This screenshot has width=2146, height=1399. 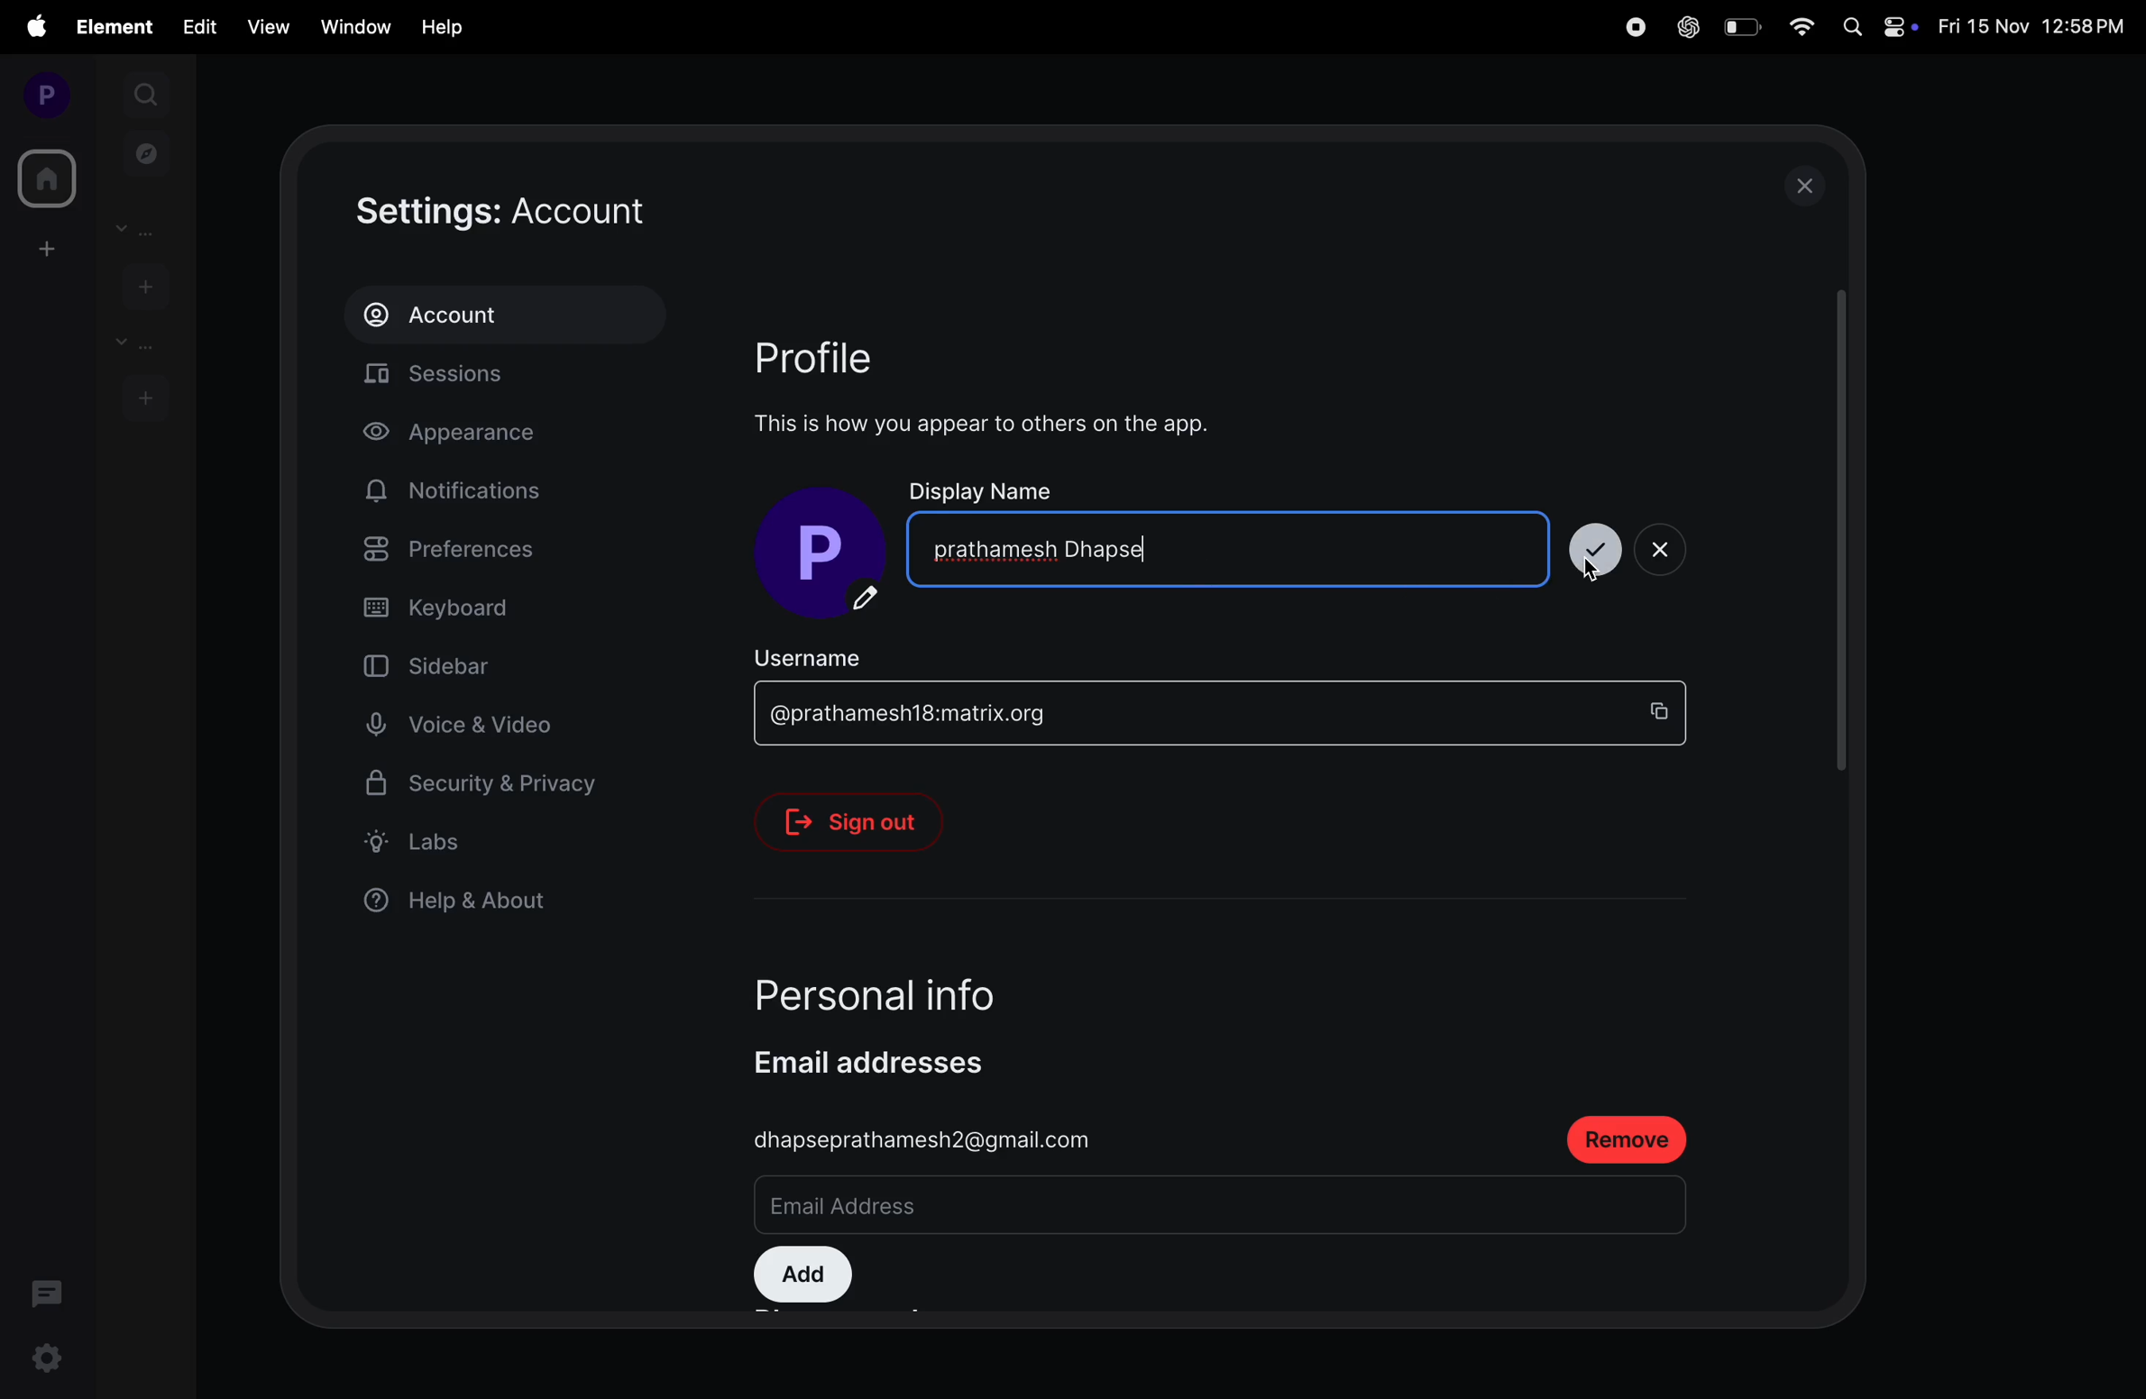 I want to click on account, so click(x=503, y=315).